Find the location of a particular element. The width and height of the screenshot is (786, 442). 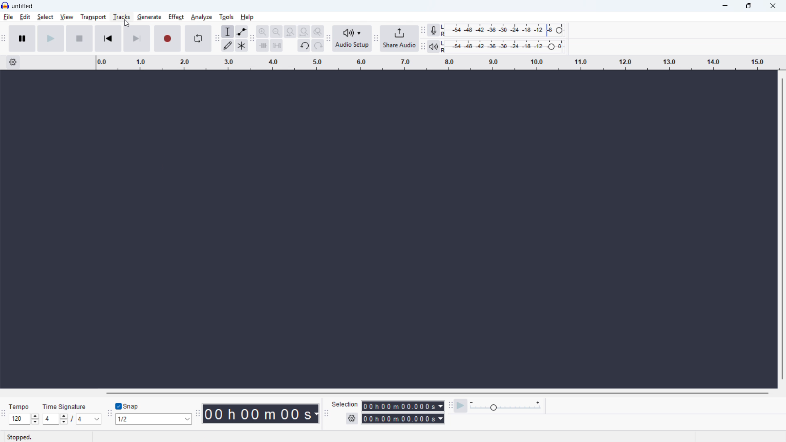

Selection tool  is located at coordinates (228, 32).